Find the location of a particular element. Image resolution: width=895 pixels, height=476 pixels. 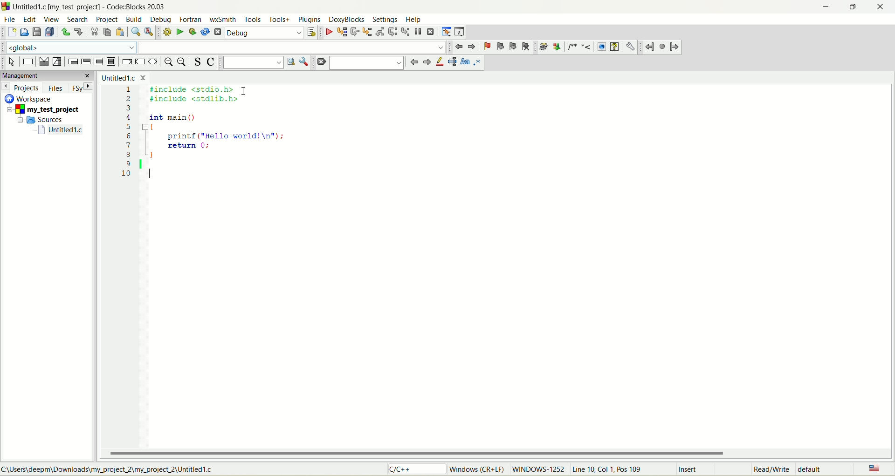

match case is located at coordinates (464, 63).